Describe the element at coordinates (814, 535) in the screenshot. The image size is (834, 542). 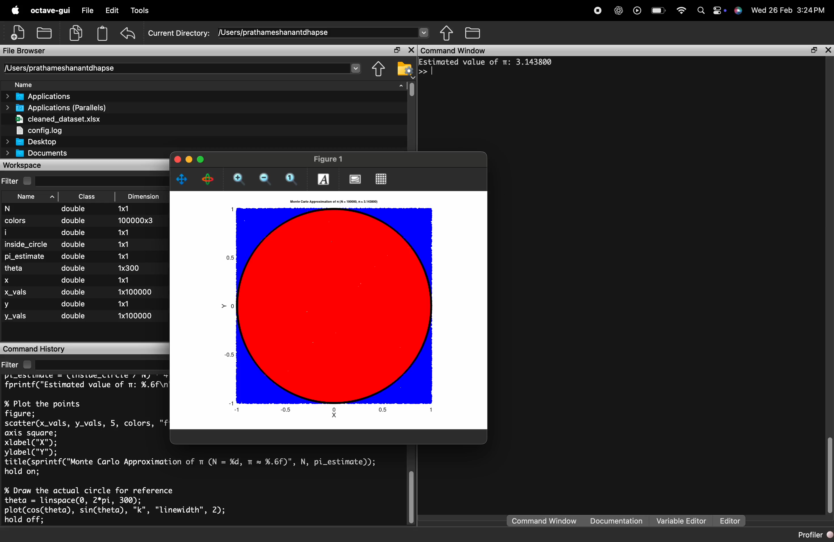
I see `Profiler` at that location.